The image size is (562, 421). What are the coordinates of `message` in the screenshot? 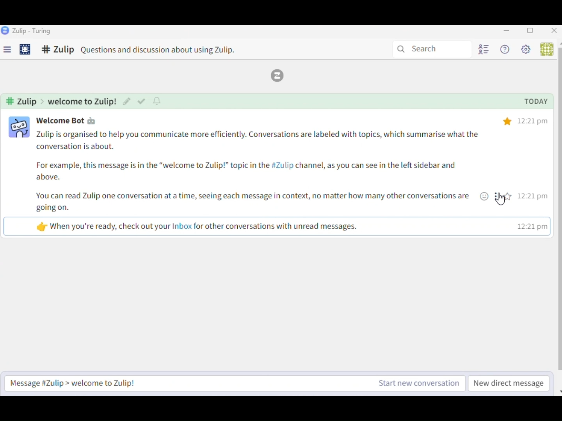 It's located at (257, 180).